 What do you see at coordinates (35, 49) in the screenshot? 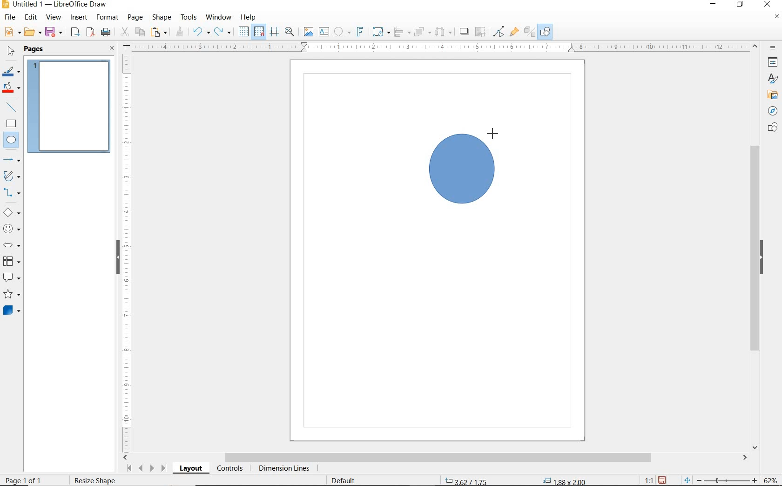
I see `PAGES` at bounding box center [35, 49].